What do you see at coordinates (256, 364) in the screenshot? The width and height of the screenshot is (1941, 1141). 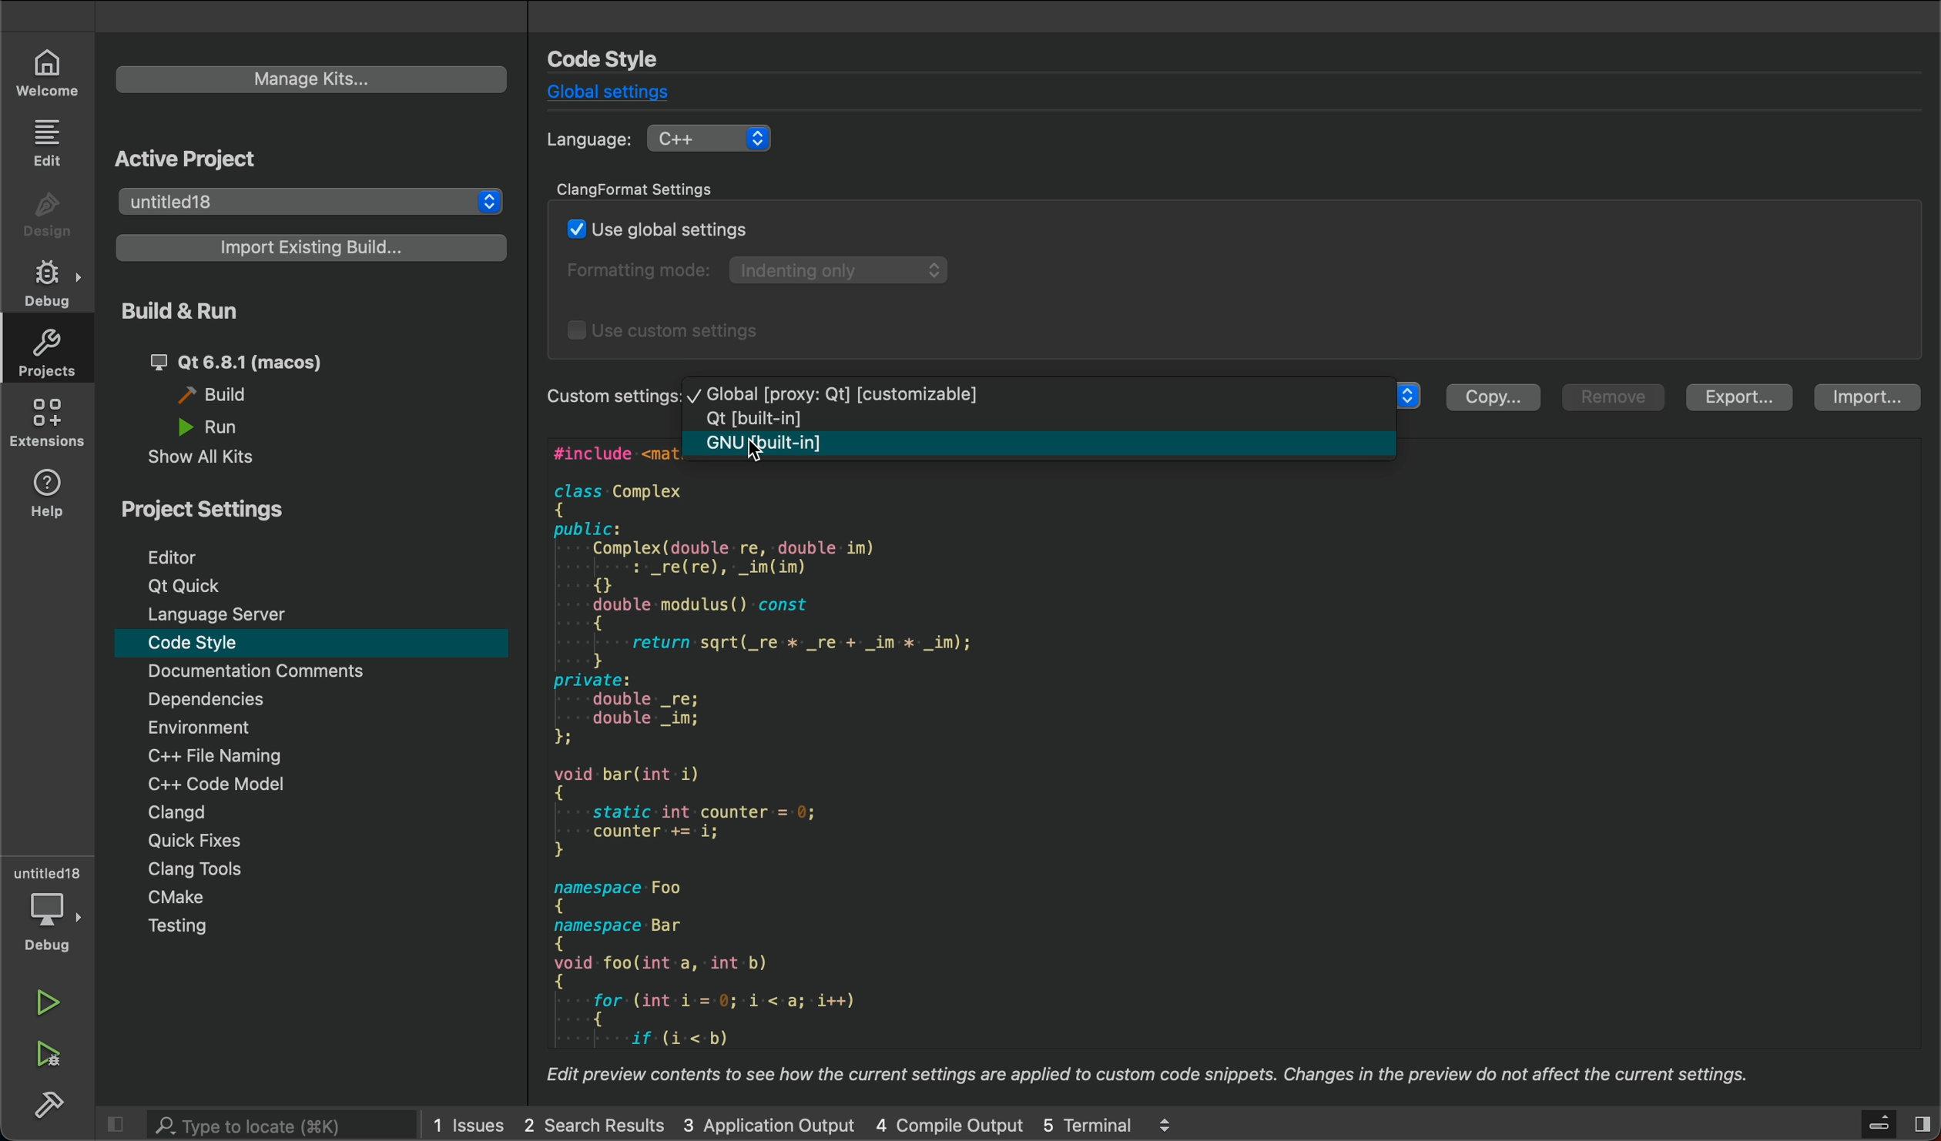 I see `qt 6.8.1 (macos)` at bounding box center [256, 364].